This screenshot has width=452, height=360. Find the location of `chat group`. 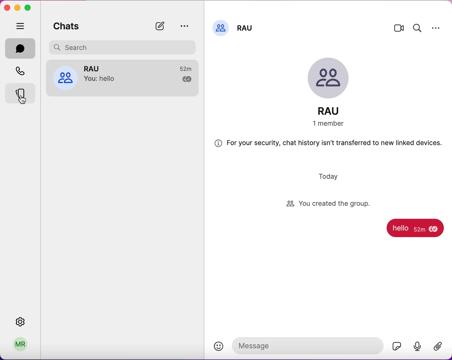

chat group is located at coordinates (101, 77).